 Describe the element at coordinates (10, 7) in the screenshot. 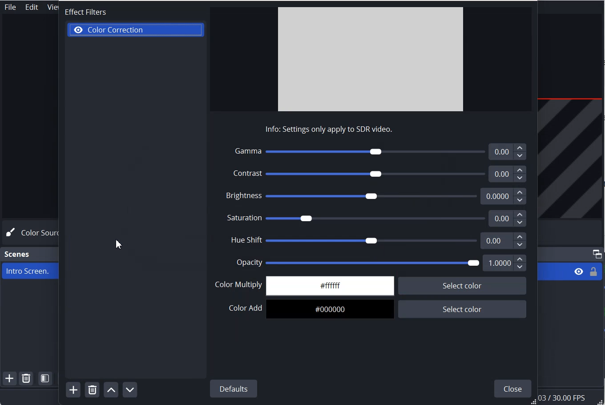

I see `File` at that location.